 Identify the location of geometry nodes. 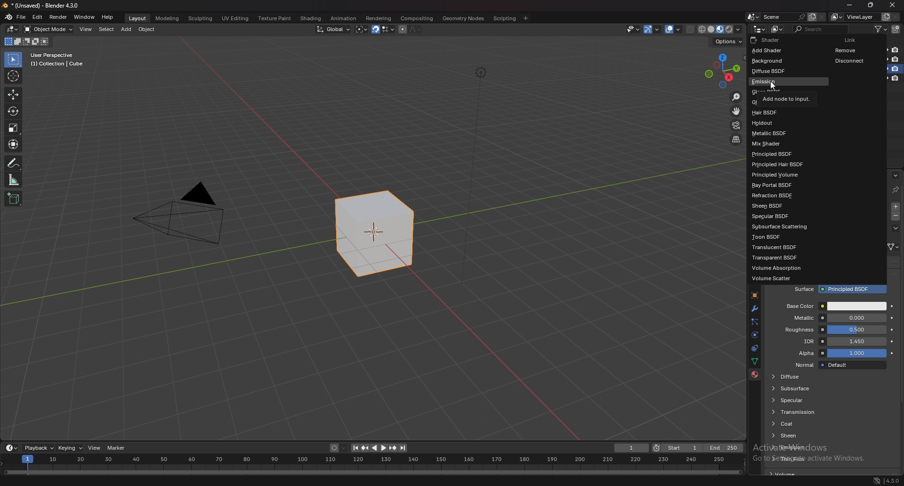
(463, 18).